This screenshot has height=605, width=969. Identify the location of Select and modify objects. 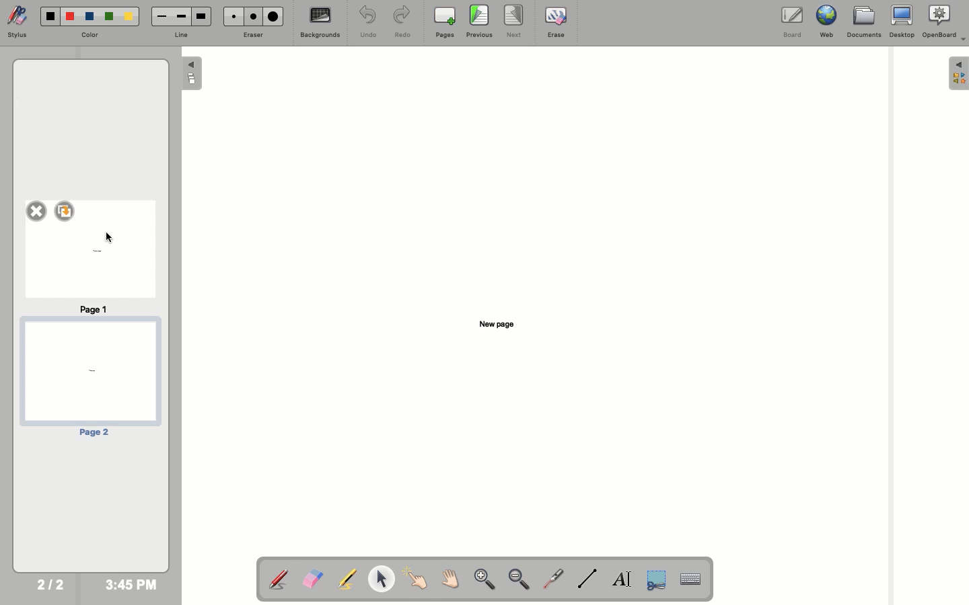
(381, 579).